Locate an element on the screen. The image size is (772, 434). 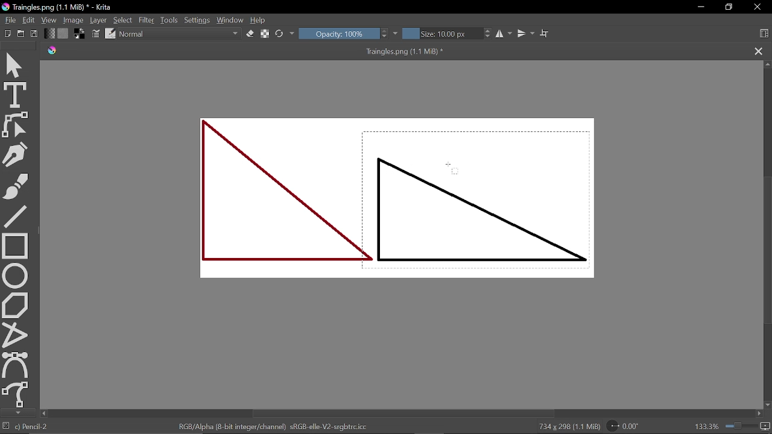
Restore down is located at coordinates (730, 8).